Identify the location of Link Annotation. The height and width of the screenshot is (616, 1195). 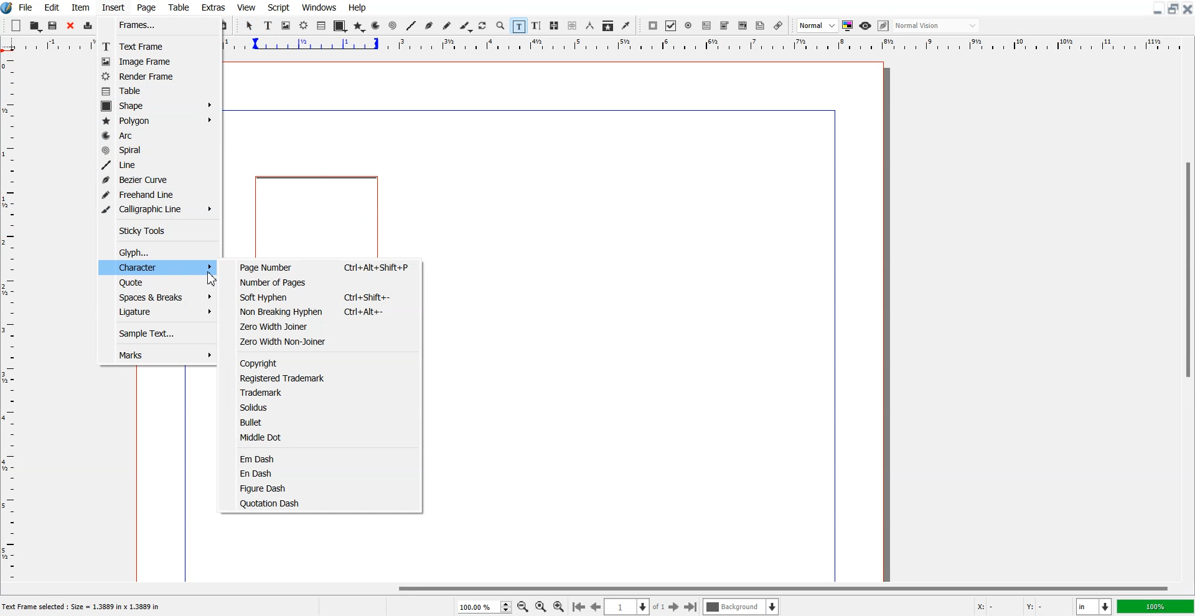
(778, 26).